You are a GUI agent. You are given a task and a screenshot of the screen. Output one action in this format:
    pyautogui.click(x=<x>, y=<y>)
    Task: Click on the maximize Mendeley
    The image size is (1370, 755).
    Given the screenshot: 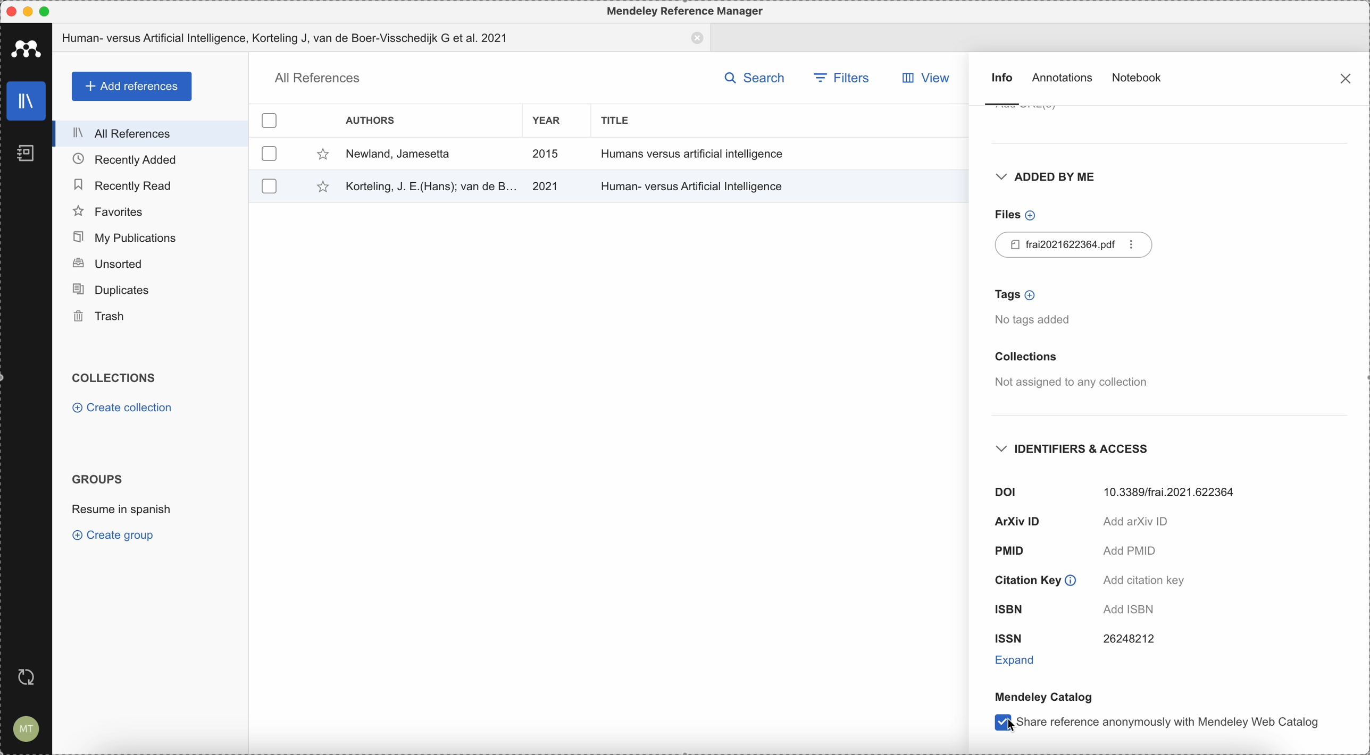 What is the action you would take?
    pyautogui.click(x=55, y=11)
    